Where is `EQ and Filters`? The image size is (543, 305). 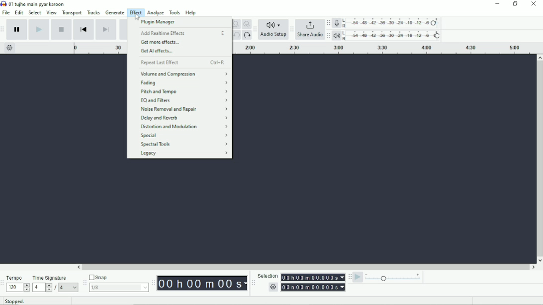 EQ and Filters is located at coordinates (184, 100).